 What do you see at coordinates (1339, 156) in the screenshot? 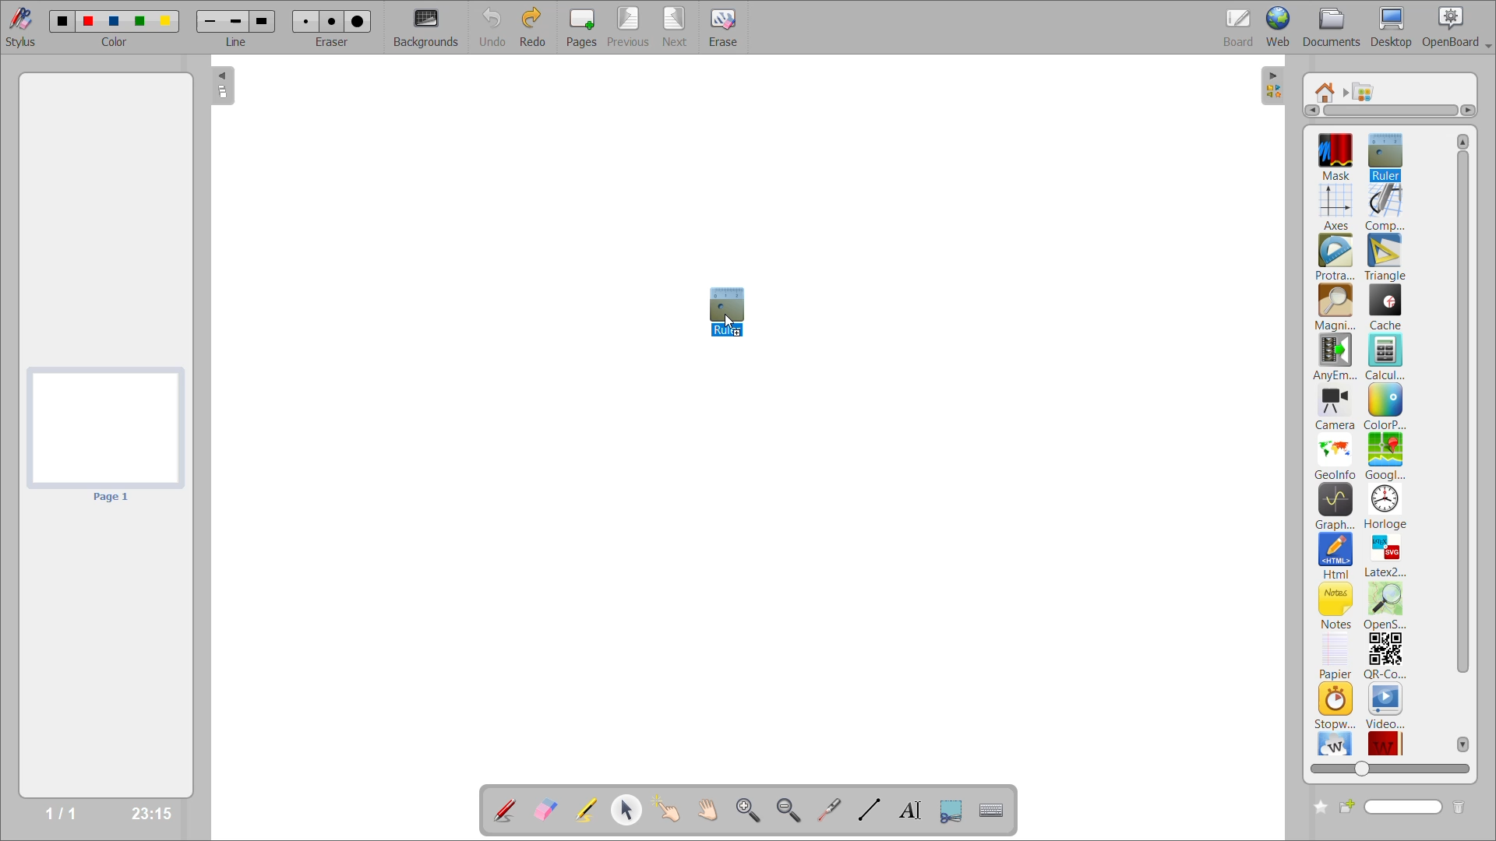
I see `mask` at bounding box center [1339, 156].